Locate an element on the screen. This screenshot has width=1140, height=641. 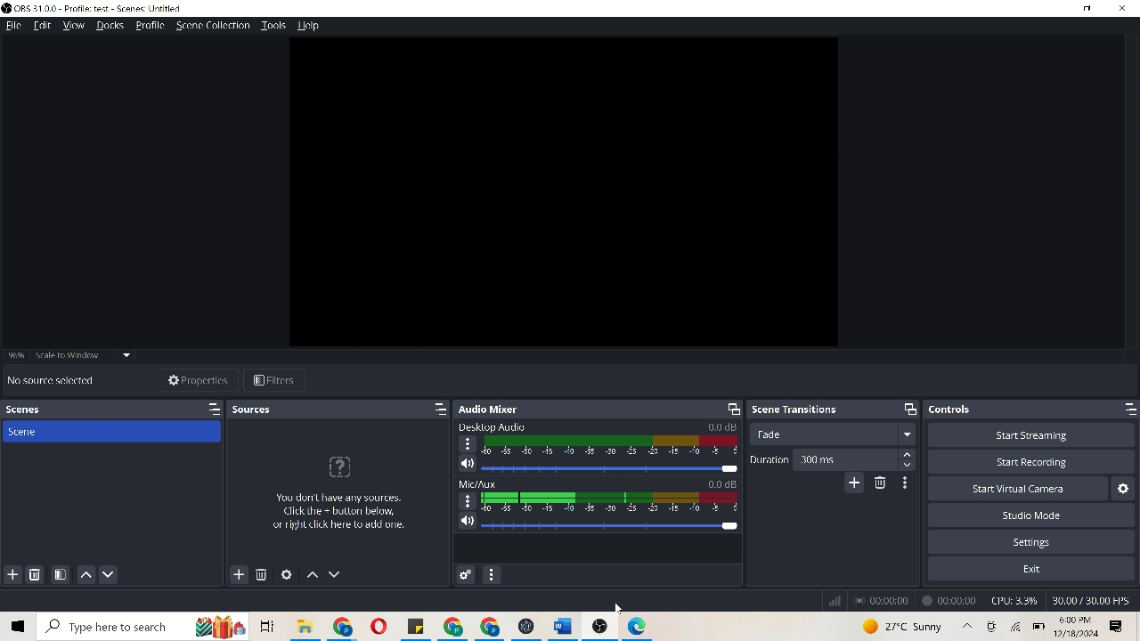
0.0 dB is located at coordinates (724, 484).